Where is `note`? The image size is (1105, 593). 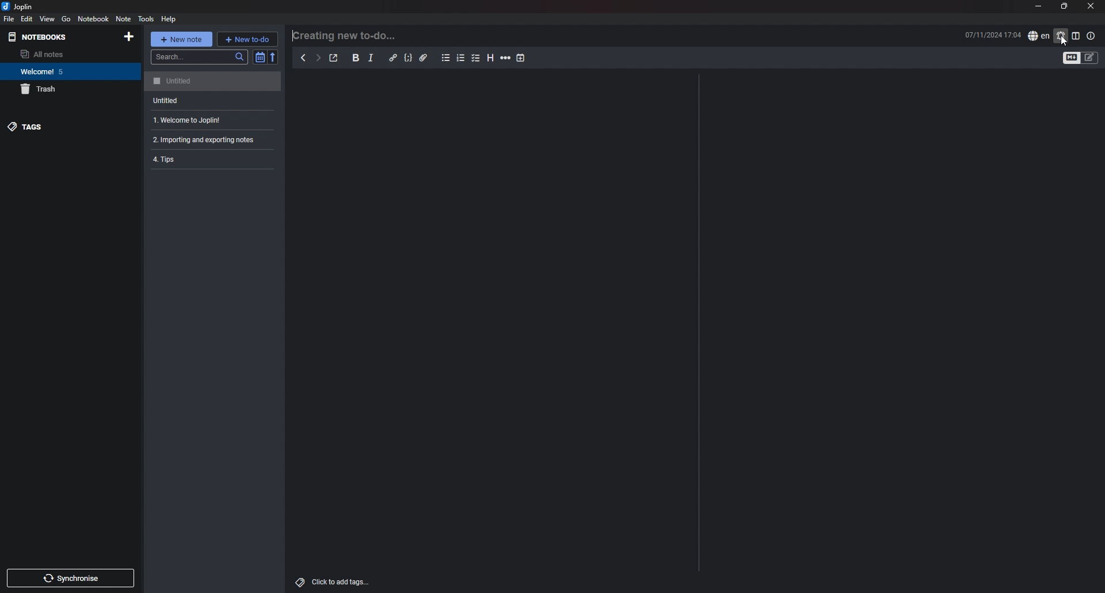
note is located at coordinates (215, 81).